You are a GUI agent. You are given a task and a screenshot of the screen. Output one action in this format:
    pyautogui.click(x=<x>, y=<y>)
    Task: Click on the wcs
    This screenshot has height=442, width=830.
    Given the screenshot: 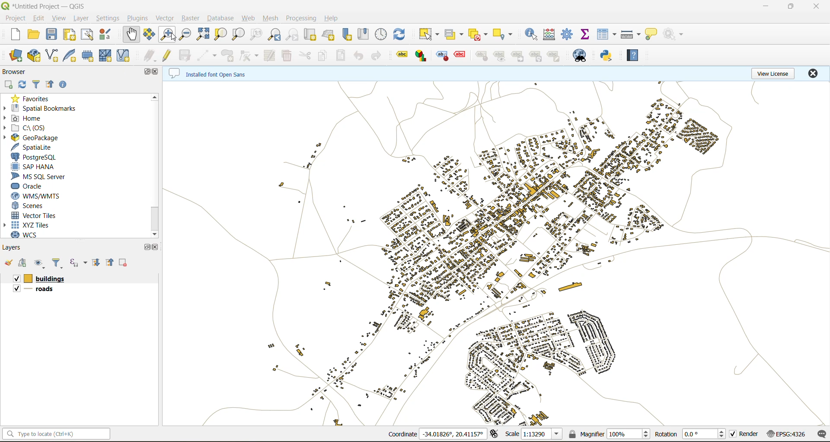 What is the action you would take?
    pyautogui.click(x=26, y=234)
    